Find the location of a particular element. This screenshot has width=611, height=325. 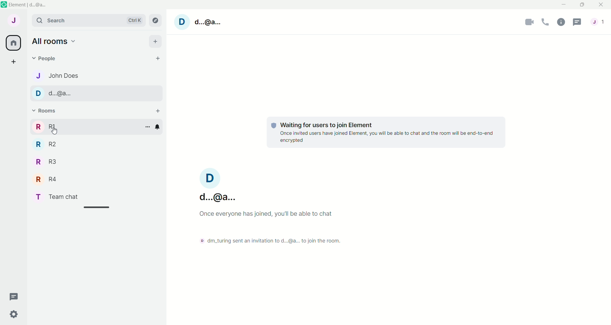

R R3 is located at coordinates (50, 161).